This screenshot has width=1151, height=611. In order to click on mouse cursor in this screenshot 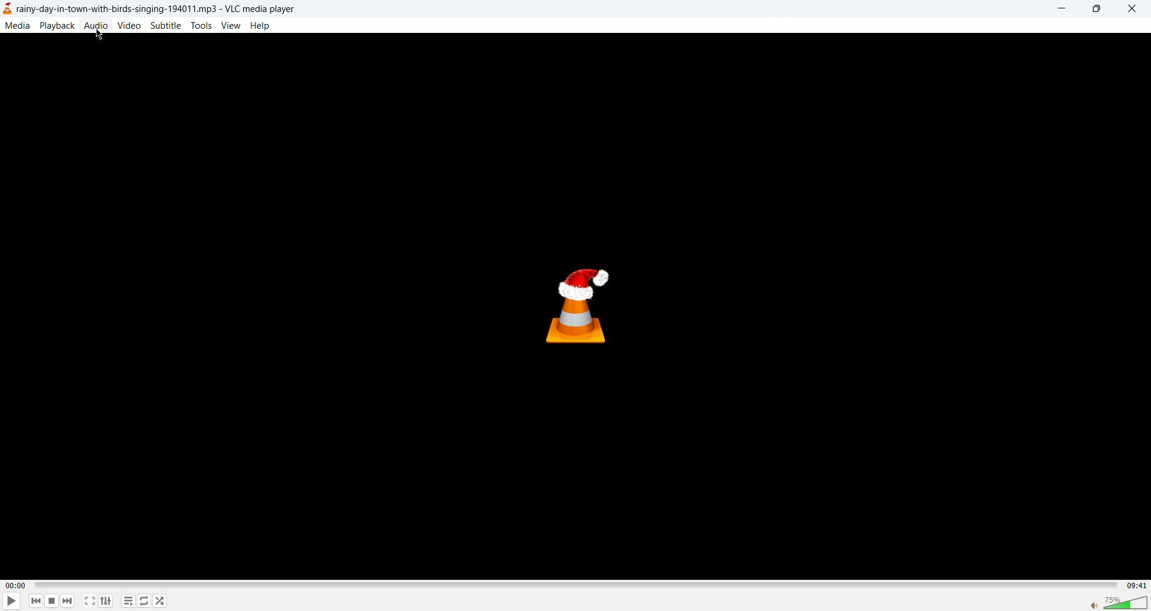, I will do `click(101, 36)`.